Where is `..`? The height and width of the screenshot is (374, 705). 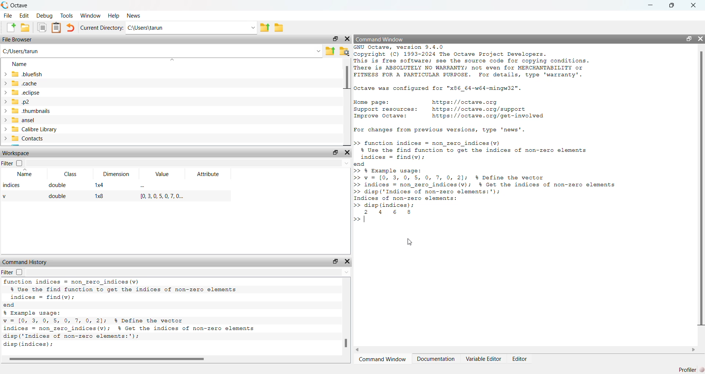
.. is located at coordinates (145, 186).